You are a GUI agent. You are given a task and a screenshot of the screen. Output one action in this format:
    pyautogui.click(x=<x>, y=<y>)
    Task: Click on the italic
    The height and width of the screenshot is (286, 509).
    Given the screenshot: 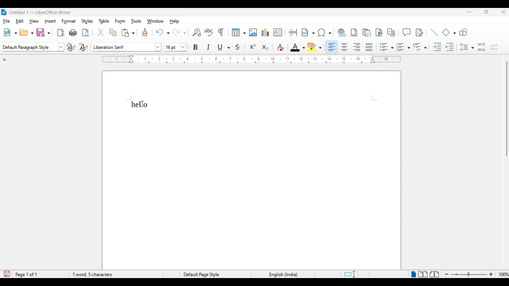 What is the action you would take?
    pyautogui.click(x=208, y=46)
    